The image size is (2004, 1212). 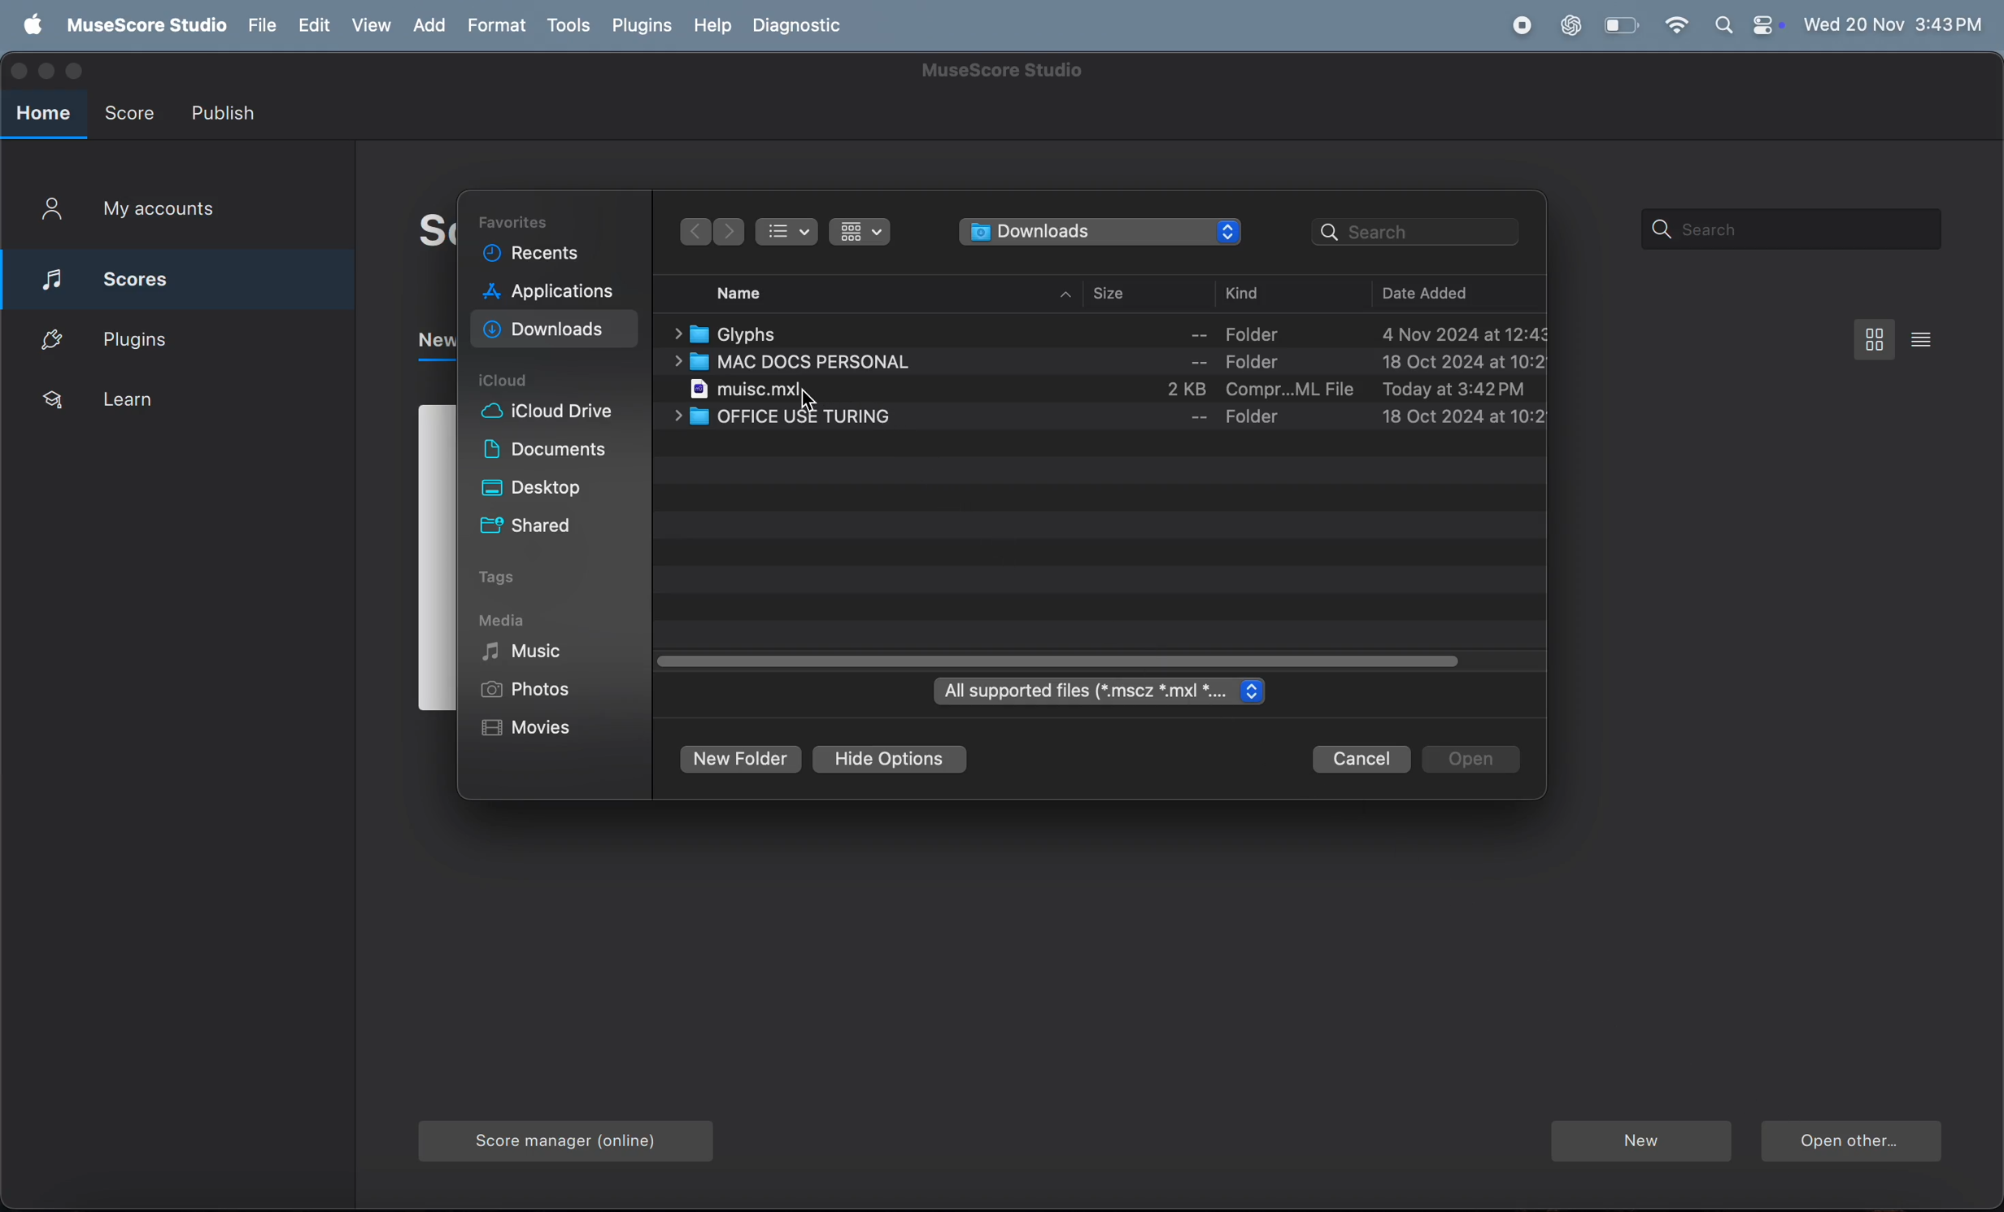 I want to click on musescore title, so click(x=1001, y=72).